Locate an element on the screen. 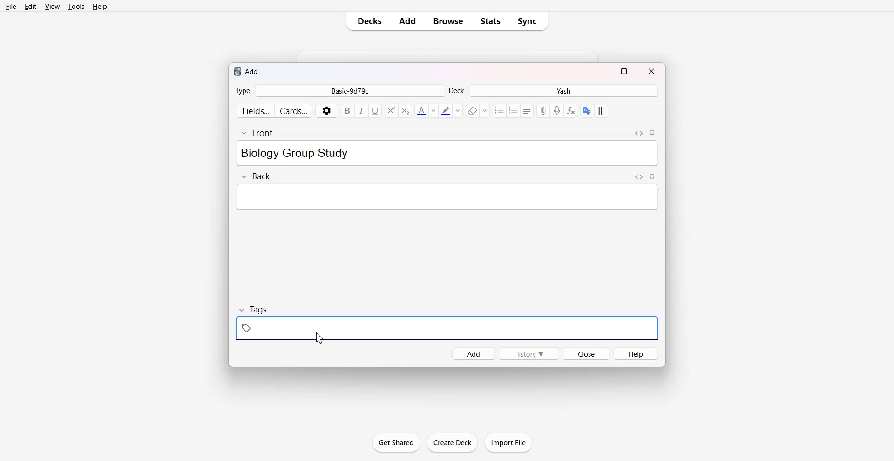 This screenshot has height=461, width=894. Decks is located at coordinates (368, 21).